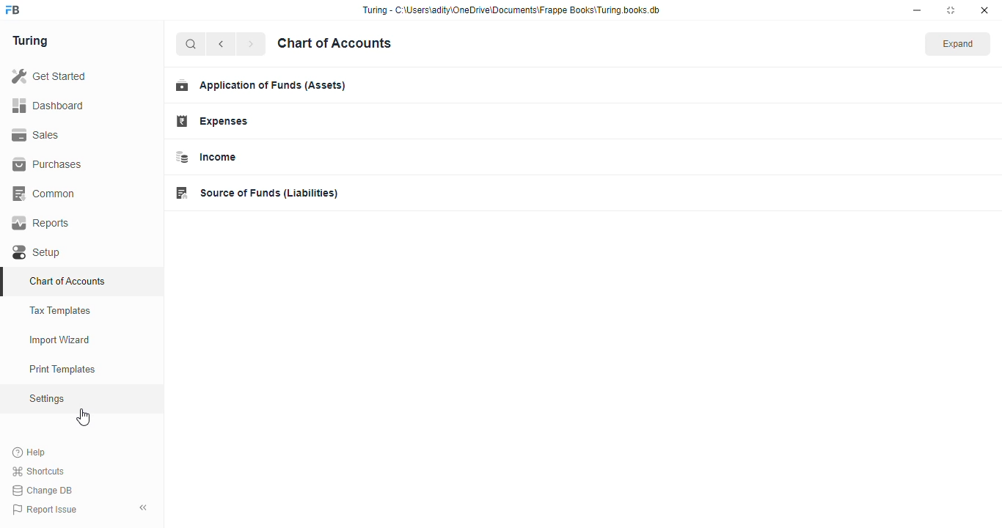  I want to click on Purchases, so click(73, 164).